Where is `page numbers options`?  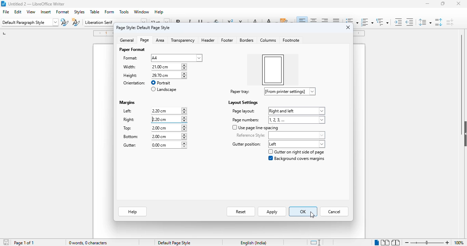
page numbers options is located at coordinates (296, 120).